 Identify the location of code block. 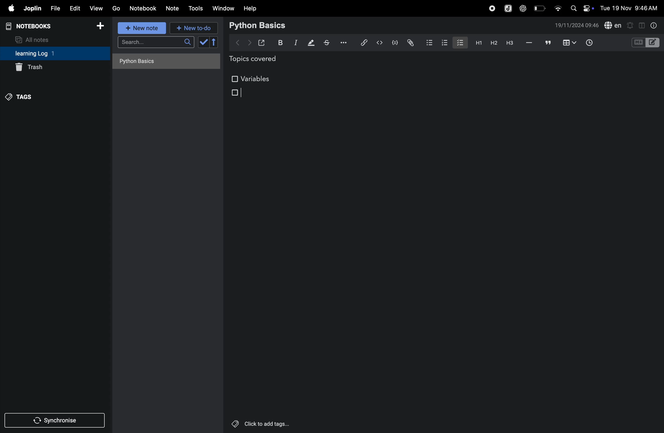
(394, 43).